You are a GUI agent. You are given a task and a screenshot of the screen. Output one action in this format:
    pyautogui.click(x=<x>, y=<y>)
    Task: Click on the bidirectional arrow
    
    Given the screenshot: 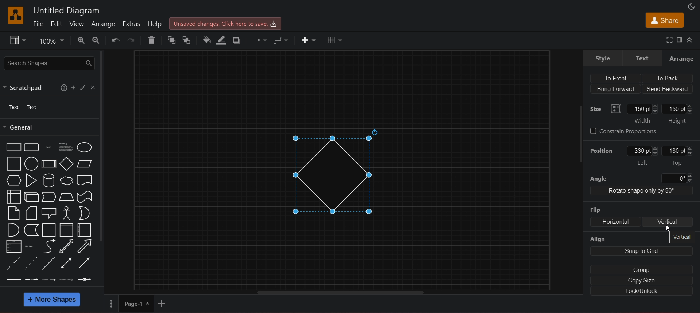 What is the action you would take?
    pyautogui.click(x=67, y=246)
    